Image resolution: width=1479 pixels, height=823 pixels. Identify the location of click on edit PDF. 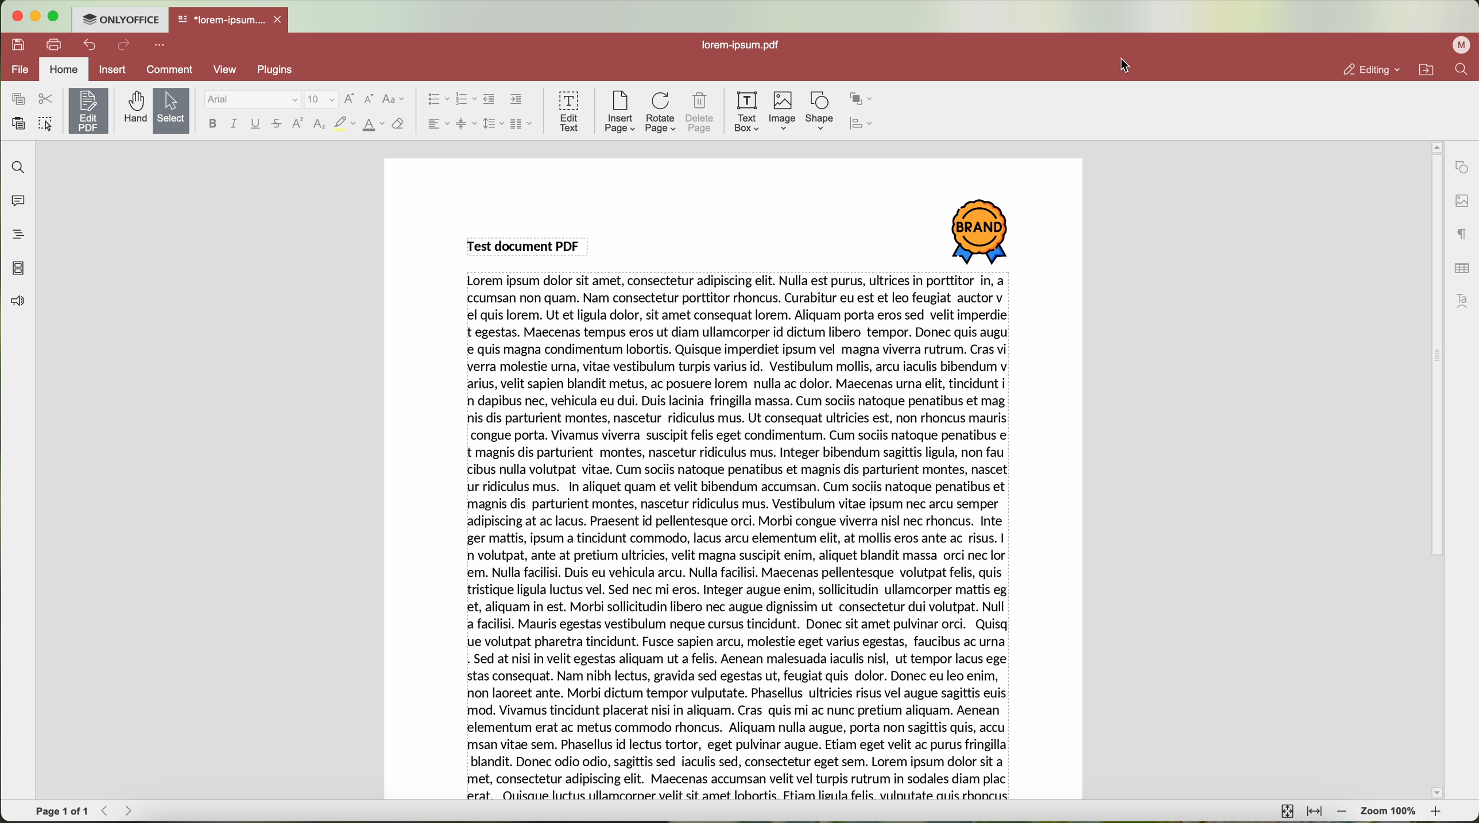
(90, 112).